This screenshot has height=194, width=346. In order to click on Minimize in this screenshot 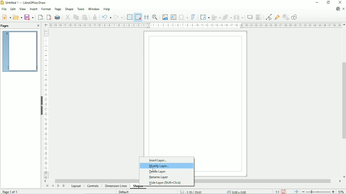, I will do `click(317, 3)`.